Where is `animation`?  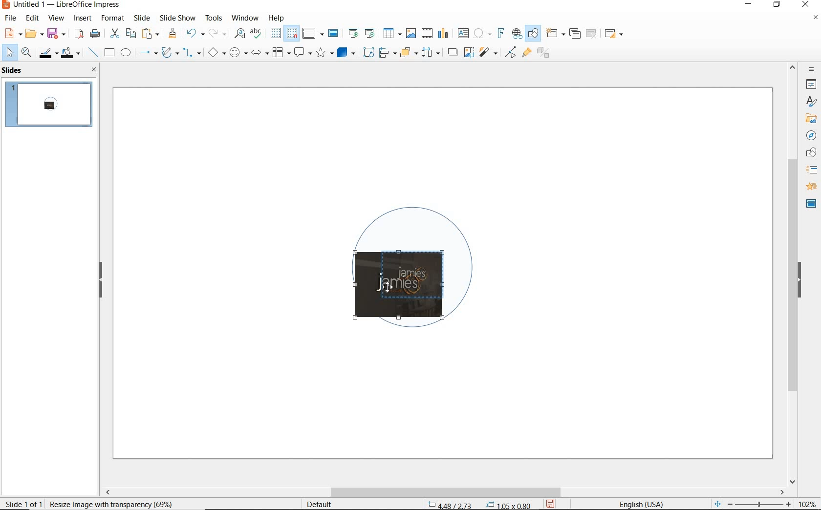 animation is located at coordinates (810, 187).